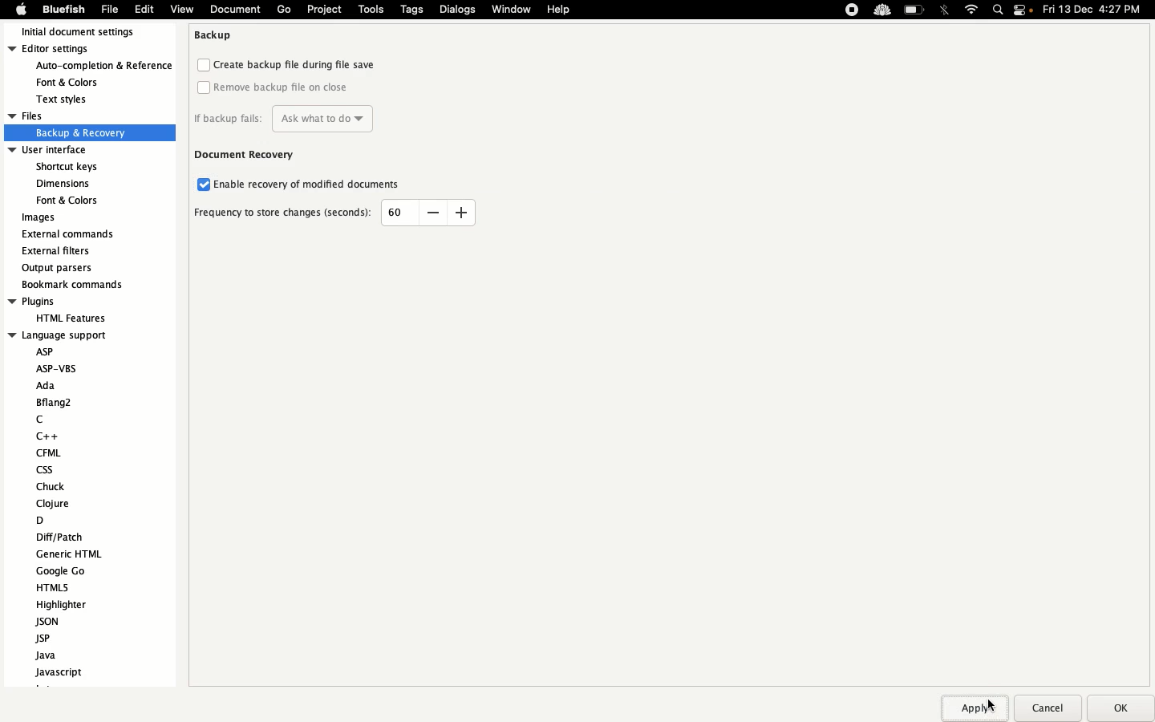  What do you see at coordinates (413, 10) in the screenshot?
I see `Tags` at bounding box center [413, 10].